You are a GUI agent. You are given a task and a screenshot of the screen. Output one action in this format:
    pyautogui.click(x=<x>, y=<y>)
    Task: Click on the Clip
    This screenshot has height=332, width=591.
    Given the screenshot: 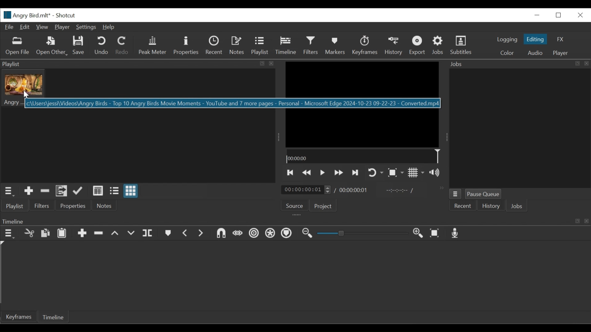 What is the action you would take?
    pyautogui.click(x=24, y=88)
    